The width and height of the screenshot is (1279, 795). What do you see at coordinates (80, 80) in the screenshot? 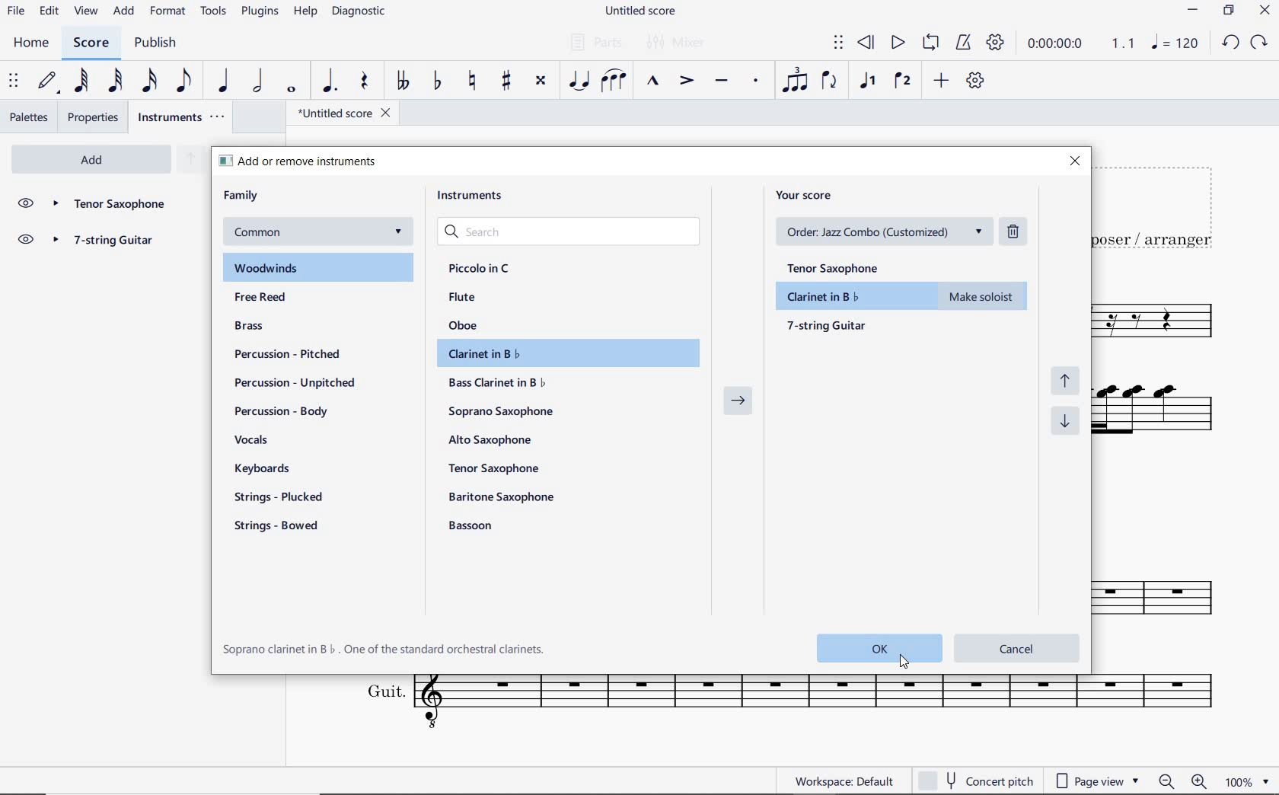
I see `64TH NOTE` at bounding box center [80, 80].